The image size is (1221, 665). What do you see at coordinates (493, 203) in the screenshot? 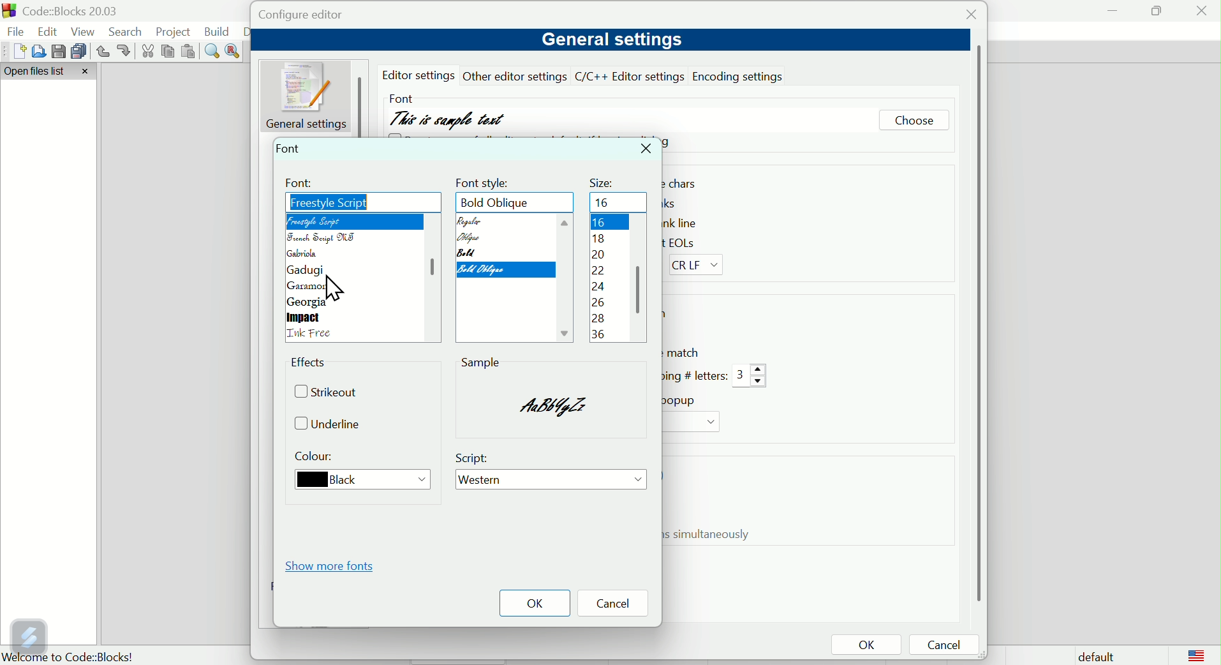
I see `Bold oblique` at bounding box center [493, 203].